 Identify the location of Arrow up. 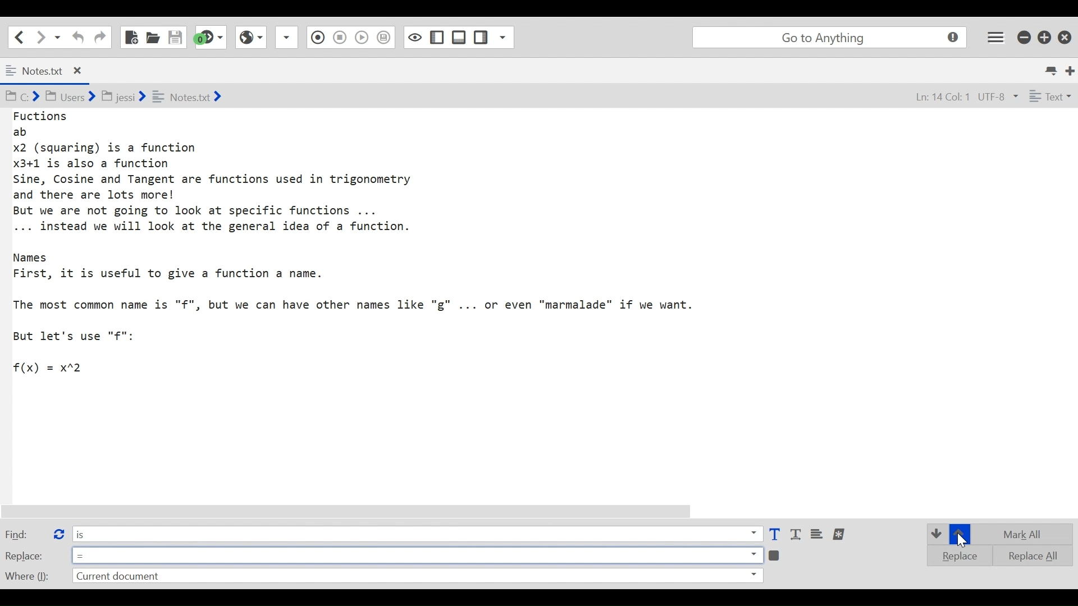
(960, 535).